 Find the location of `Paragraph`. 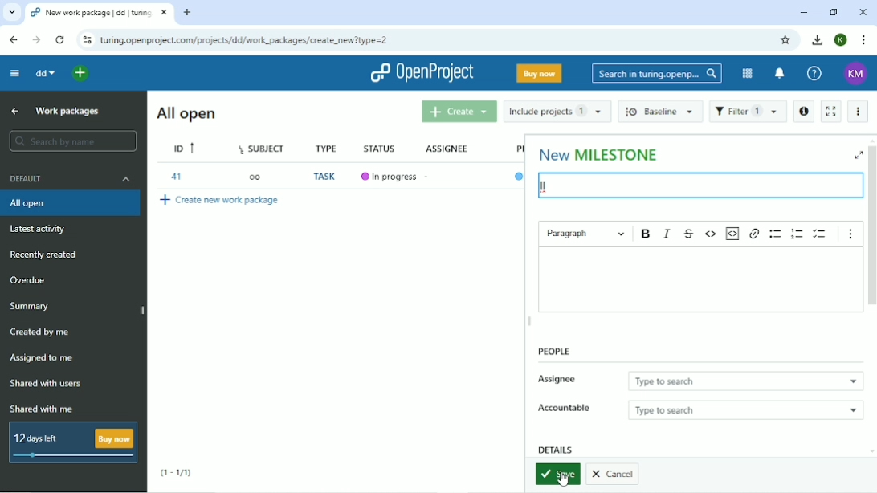

Paragraph is located at coordinates (585, 232).